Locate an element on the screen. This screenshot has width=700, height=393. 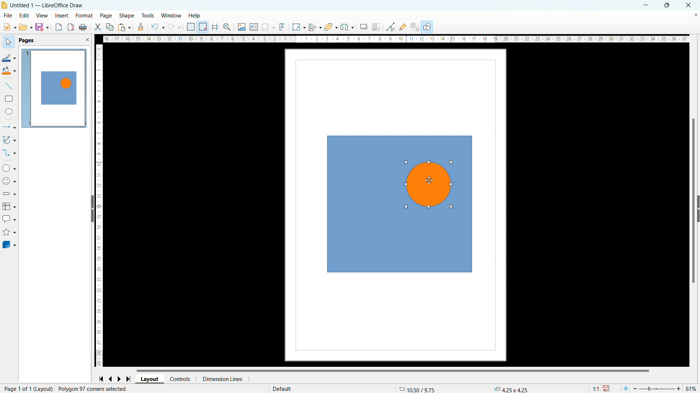
undo is located at coordinates (157, 27).